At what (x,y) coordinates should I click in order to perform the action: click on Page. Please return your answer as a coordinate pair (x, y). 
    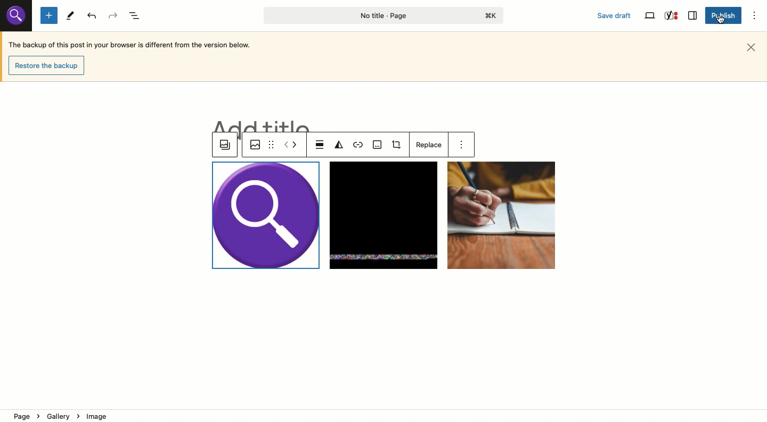
    Looking at the image, I should click on (380, 16).